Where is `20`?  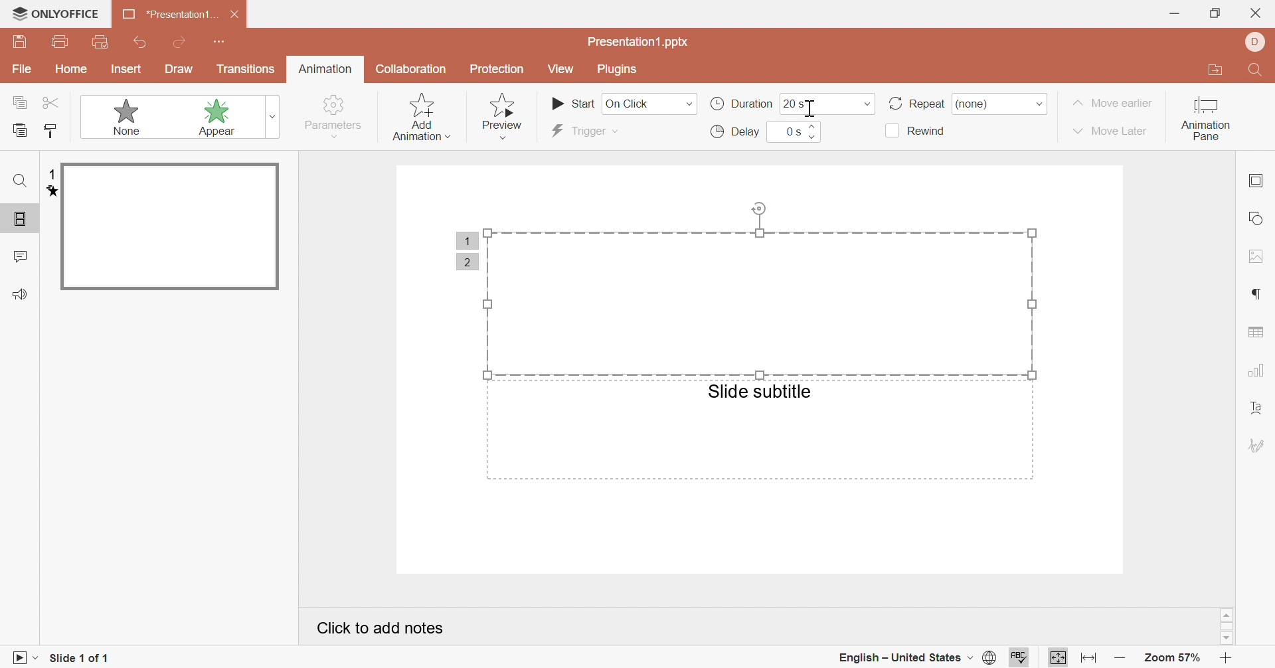 20 is located at coordinates (790, 104).